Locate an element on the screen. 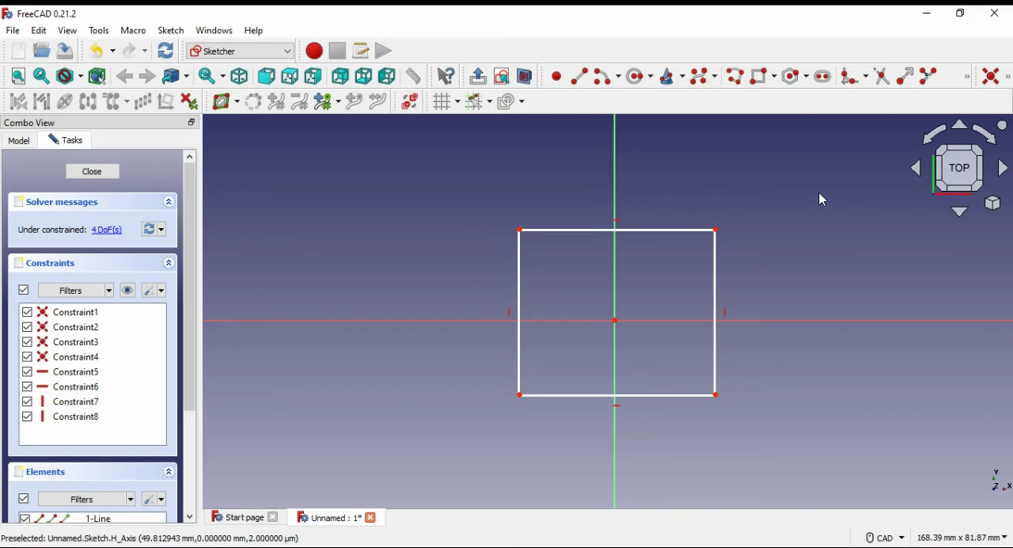 Image resolution: width=1013 pixels, height=548 pixels. model is located at coordinates (19, 140).